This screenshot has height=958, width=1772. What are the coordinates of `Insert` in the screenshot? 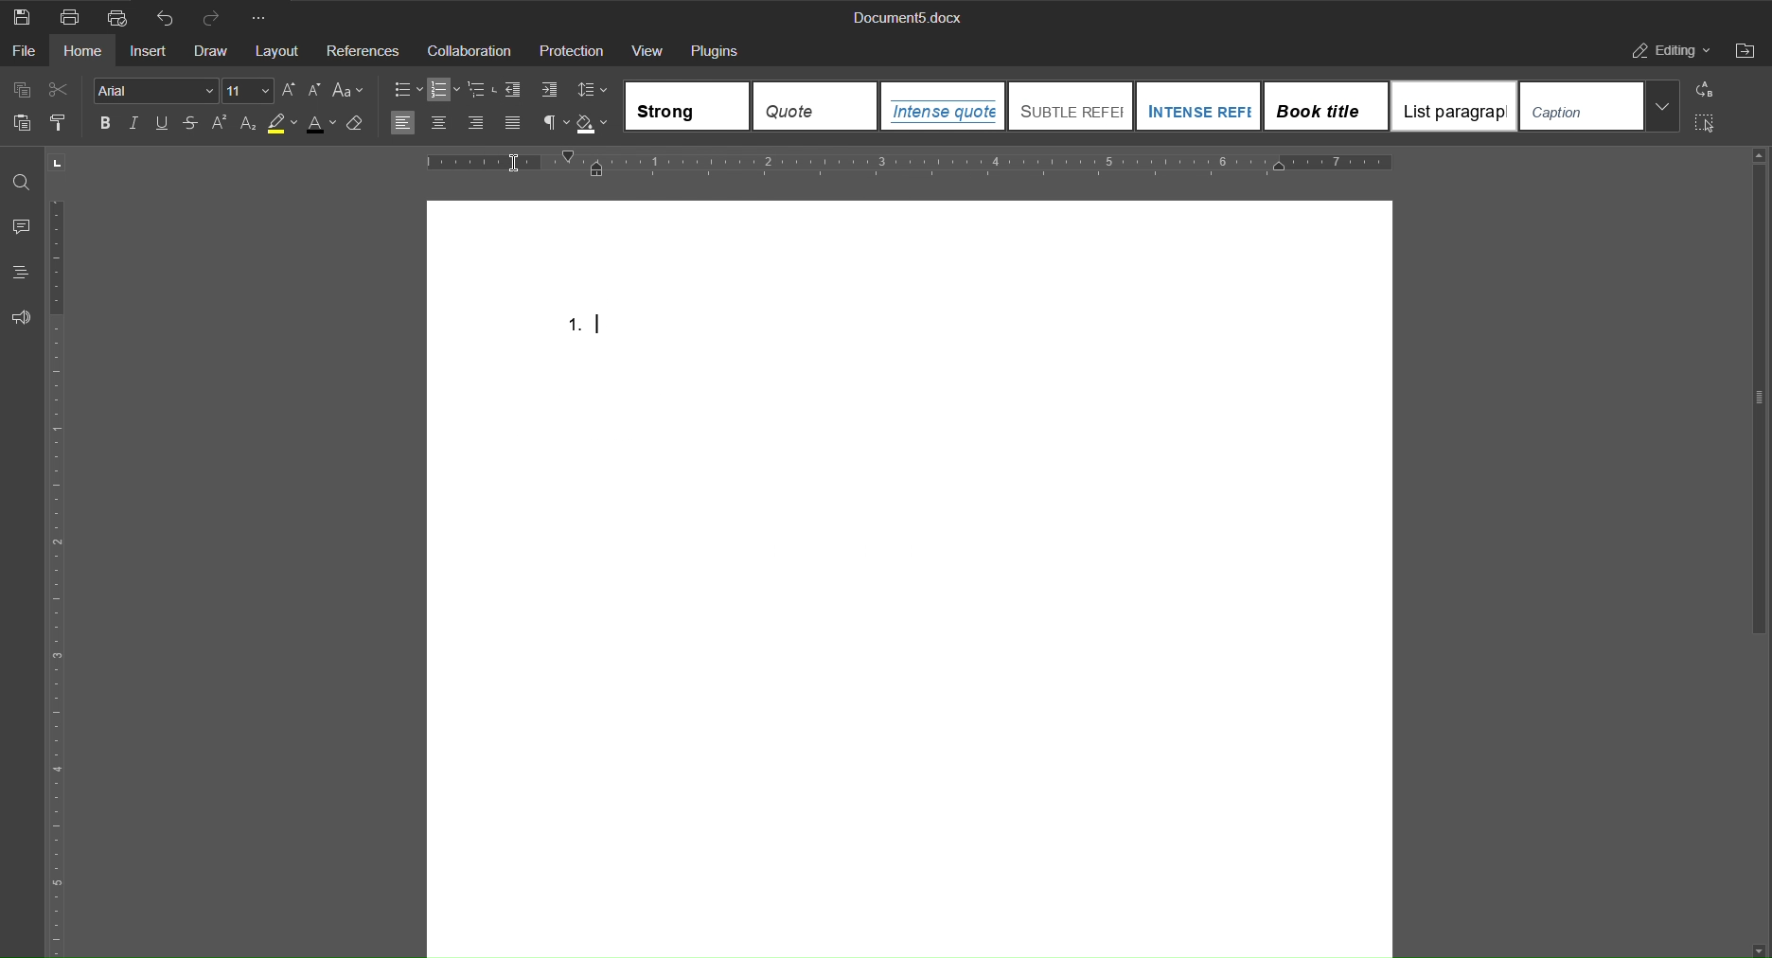 It's located at (150, 53).